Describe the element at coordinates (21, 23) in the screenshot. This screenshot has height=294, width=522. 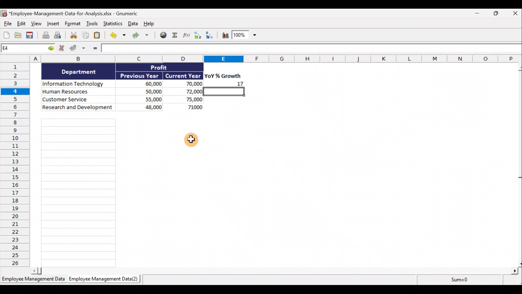
I see `Edit` at that location.